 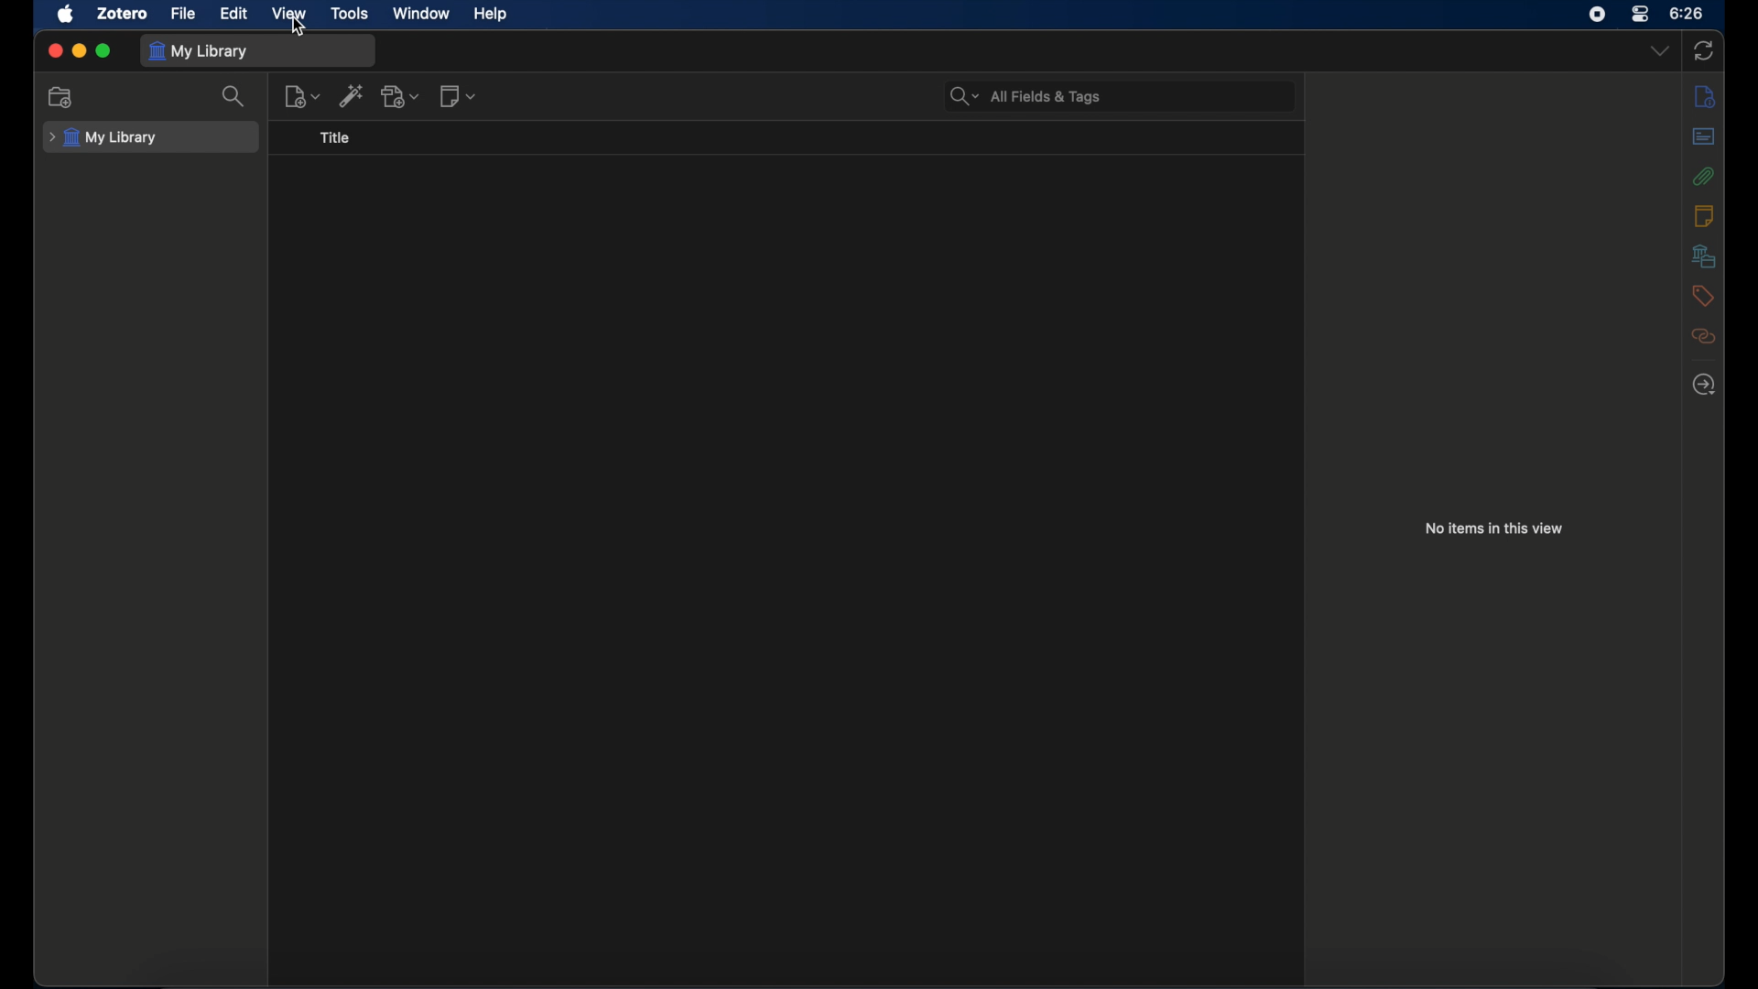 What do you see at coordinates (493, 13) in the screenshot?
I see `help` at bounding box center [493, 13].